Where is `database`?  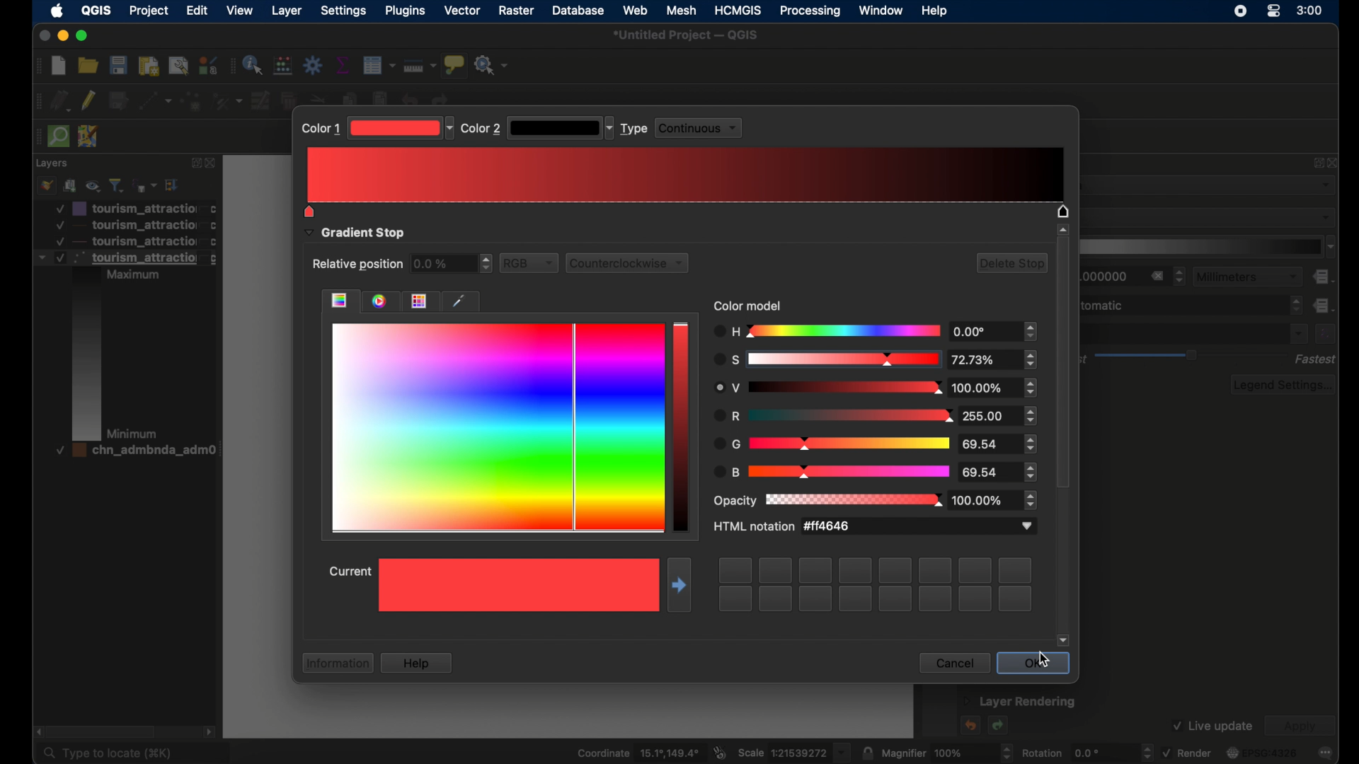
database is located at coordinates (578, 10).